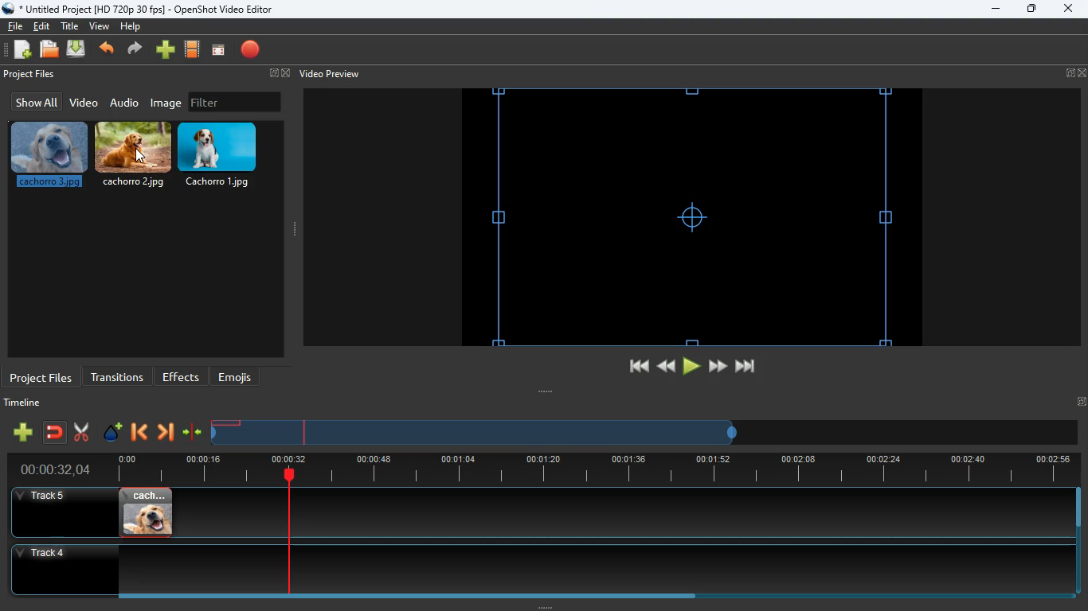  I want to click on time, so click(49, 469).